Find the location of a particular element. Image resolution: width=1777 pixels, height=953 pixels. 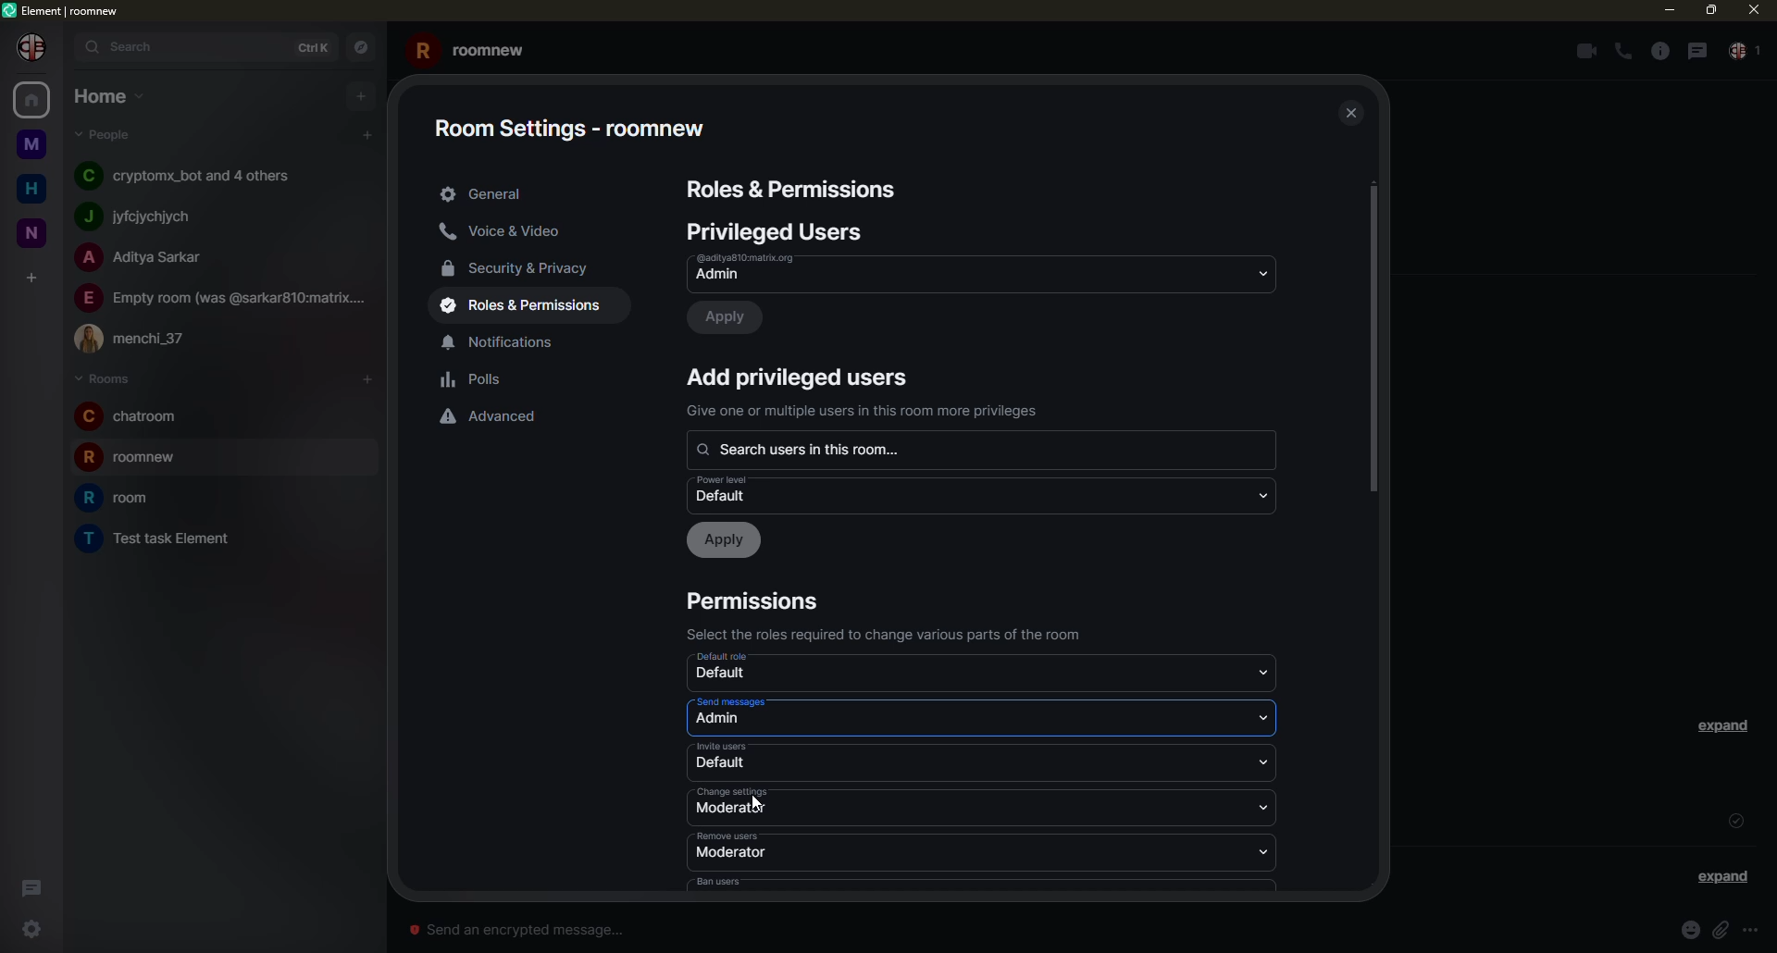

permissions is located at coordinates (758, 601).